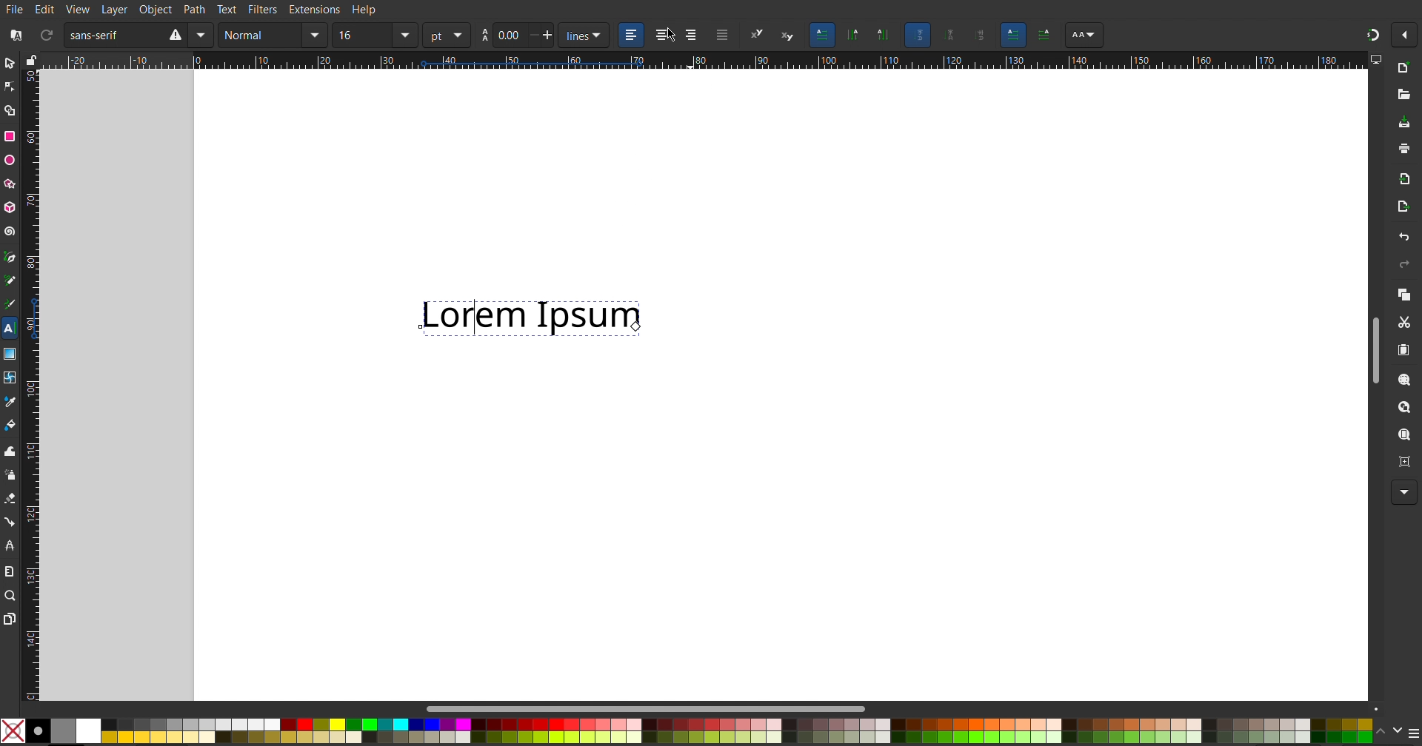 The width and height of the screenshot is (1422, 746). Describe the element at coordinates (1405, 180) in the screenshot. I see `Import BitMap` at that location.